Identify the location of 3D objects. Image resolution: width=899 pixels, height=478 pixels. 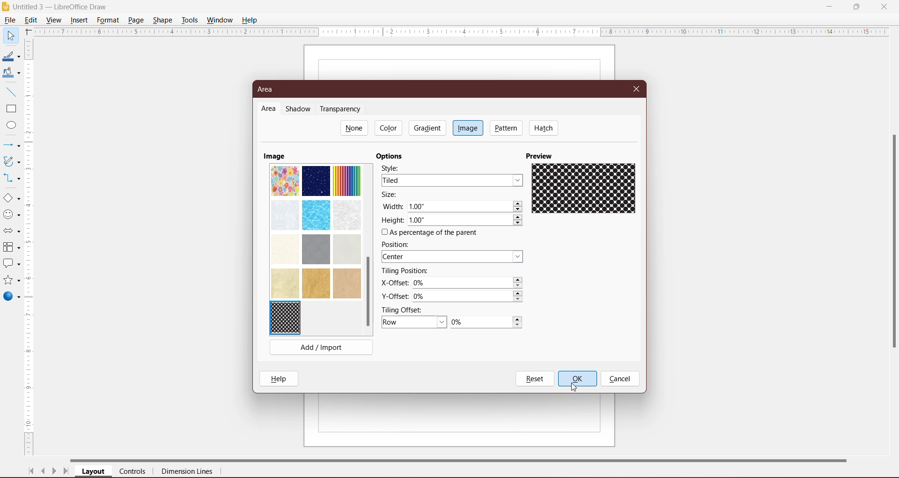
(11, 297).